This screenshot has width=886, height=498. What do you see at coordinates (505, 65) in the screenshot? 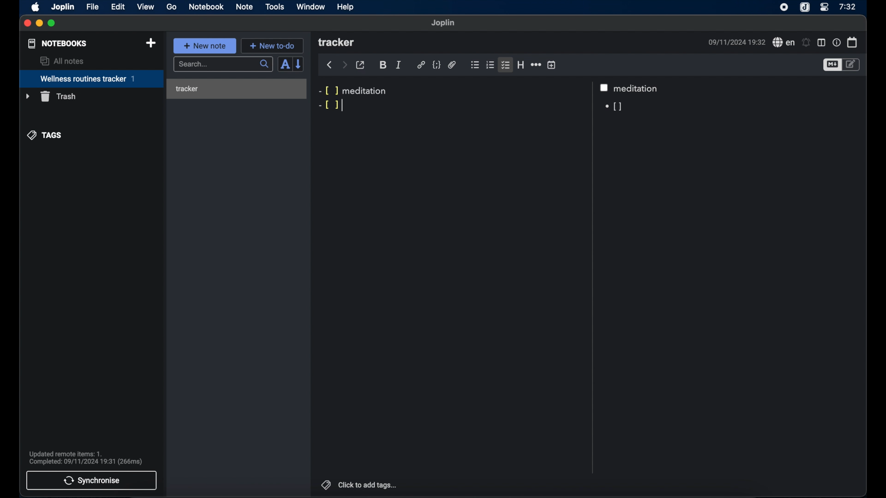
I see `checklist` at bounding box center [505, 65].